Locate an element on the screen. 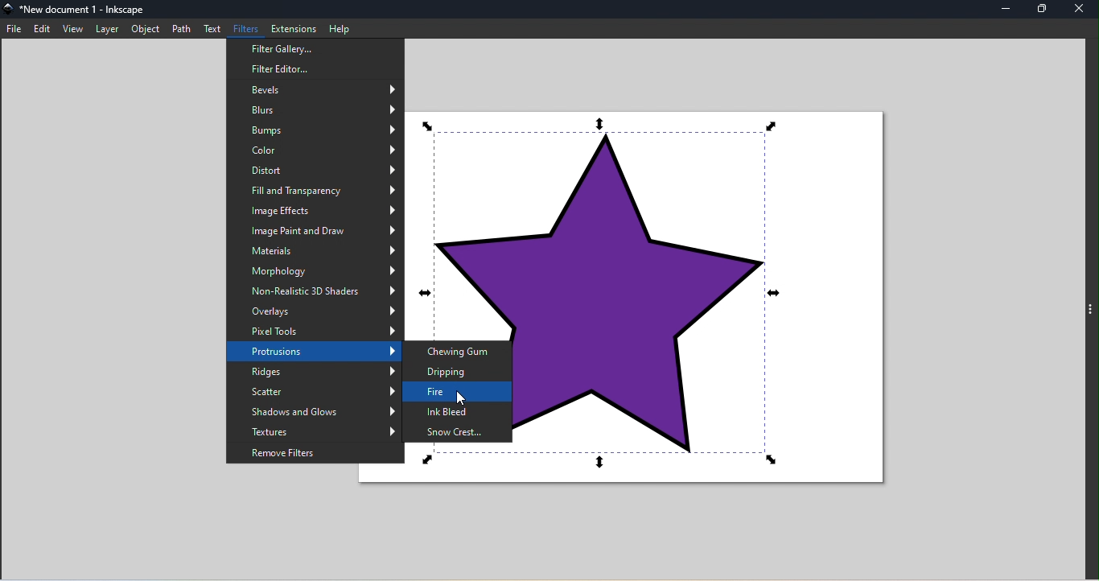 The image size is (1099, 581). Maximize is located at coordinates (1043, 10).